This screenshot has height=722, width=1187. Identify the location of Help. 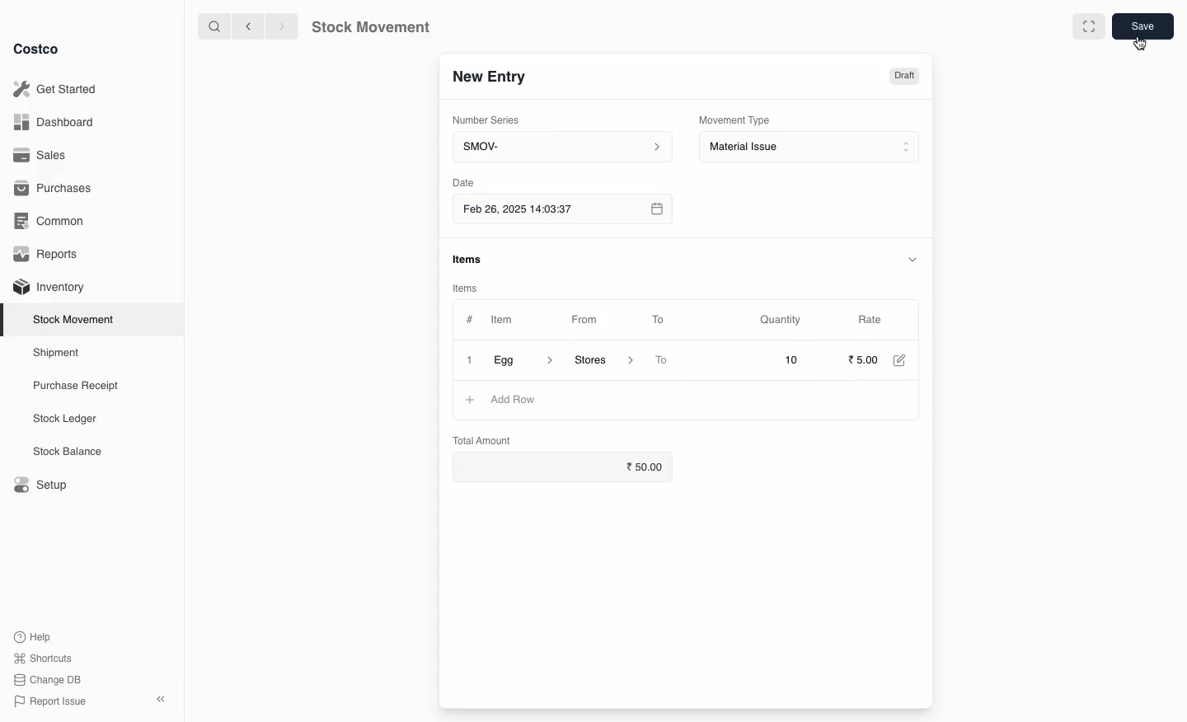
(34, 635).